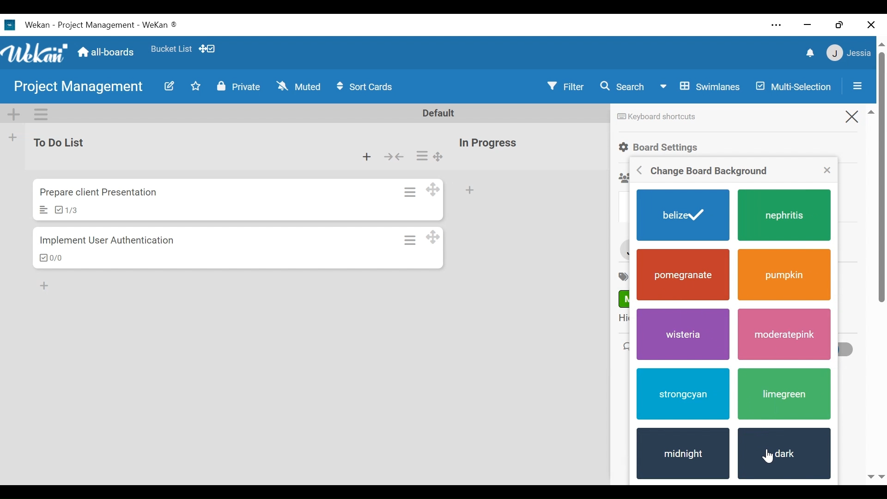 This screenshot has width=887, height=499. I want to click on Card Title, so click(109, 242).